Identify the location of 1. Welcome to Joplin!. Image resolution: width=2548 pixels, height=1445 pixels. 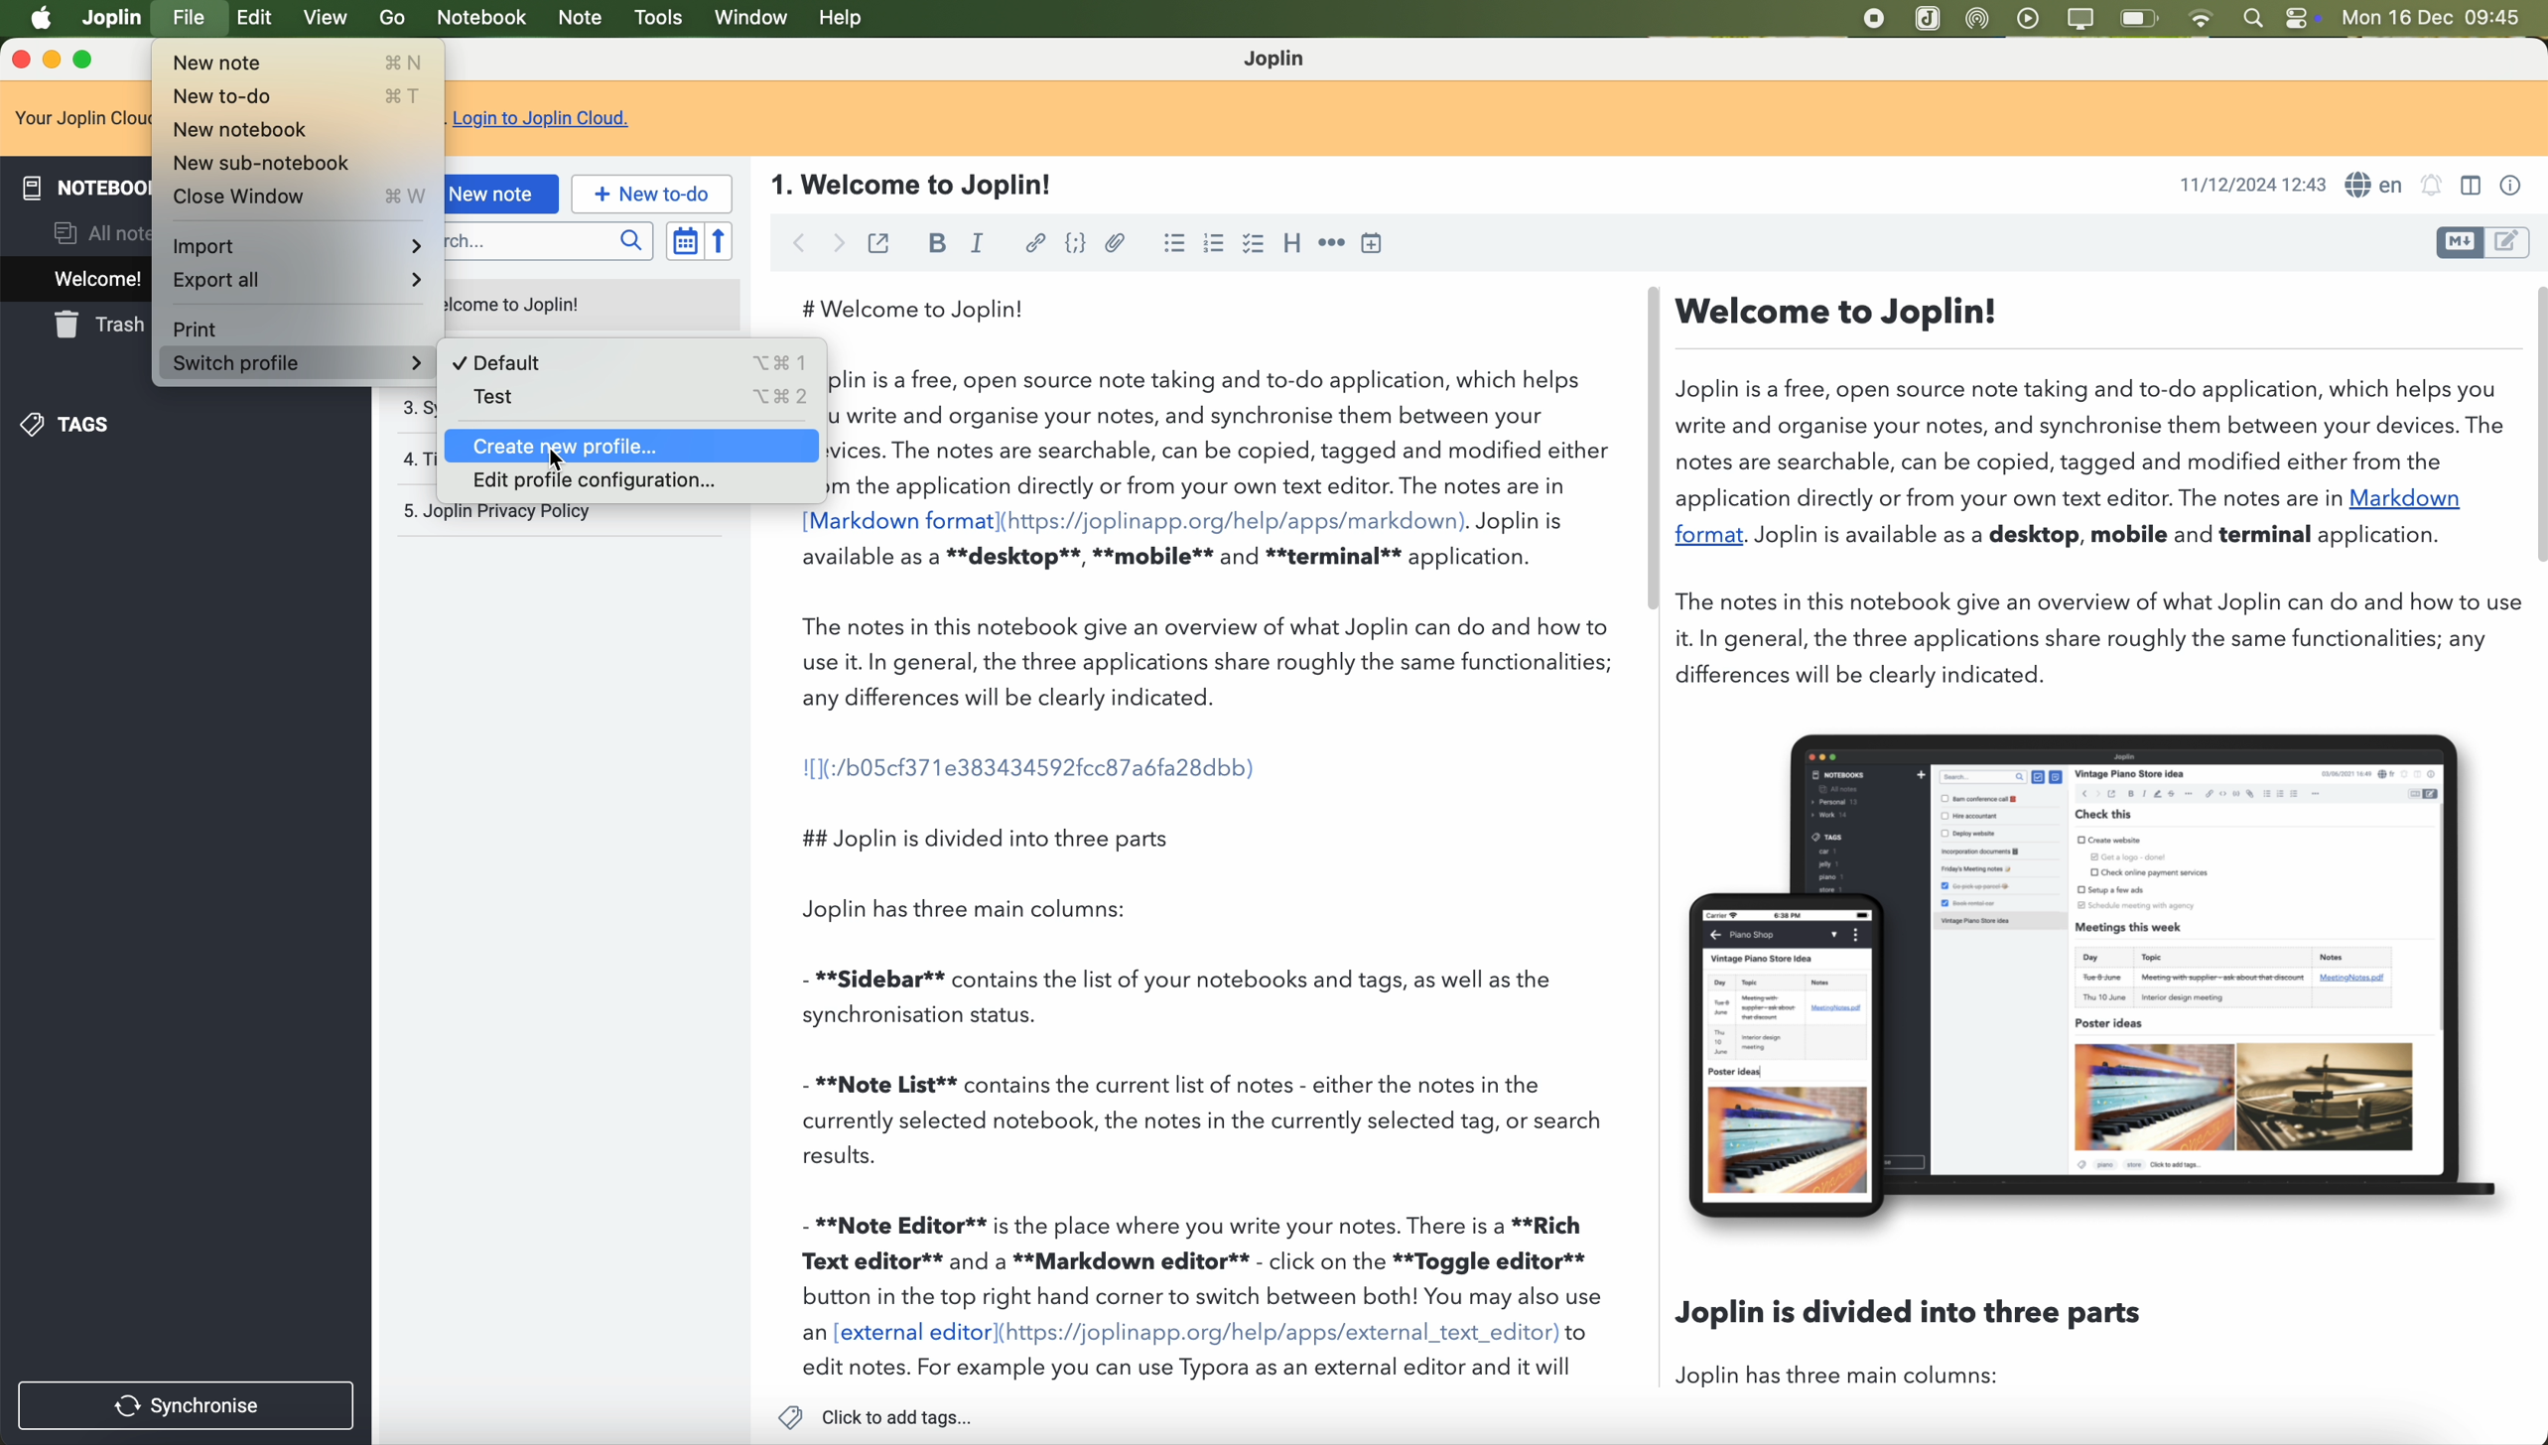
(924, 186).